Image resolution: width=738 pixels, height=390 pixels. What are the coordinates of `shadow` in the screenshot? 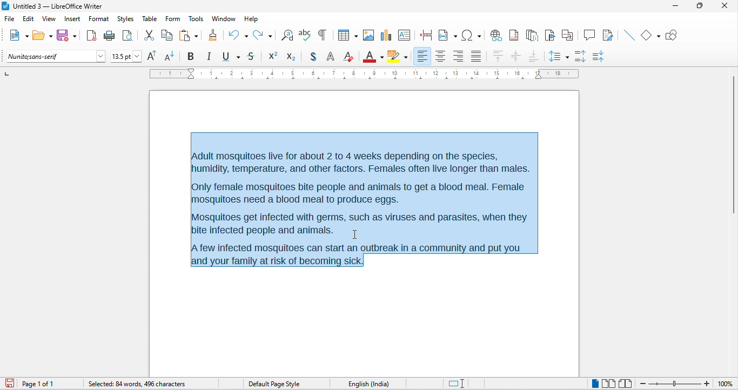 It's located at (313, 57).